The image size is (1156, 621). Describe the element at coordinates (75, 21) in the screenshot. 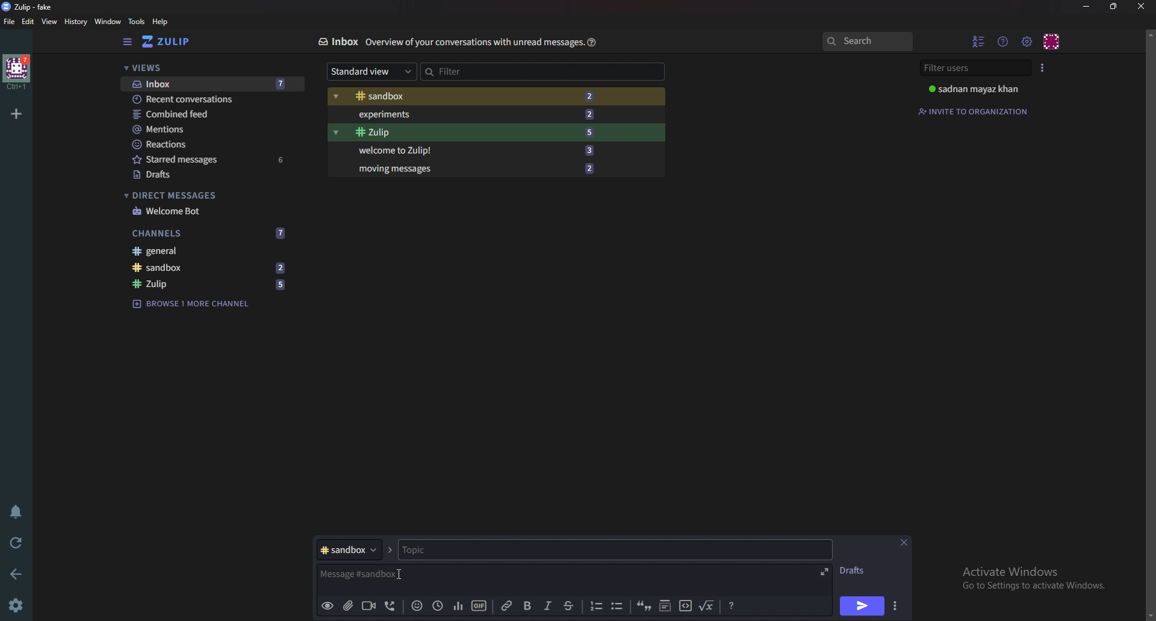

I see `History` at that location.